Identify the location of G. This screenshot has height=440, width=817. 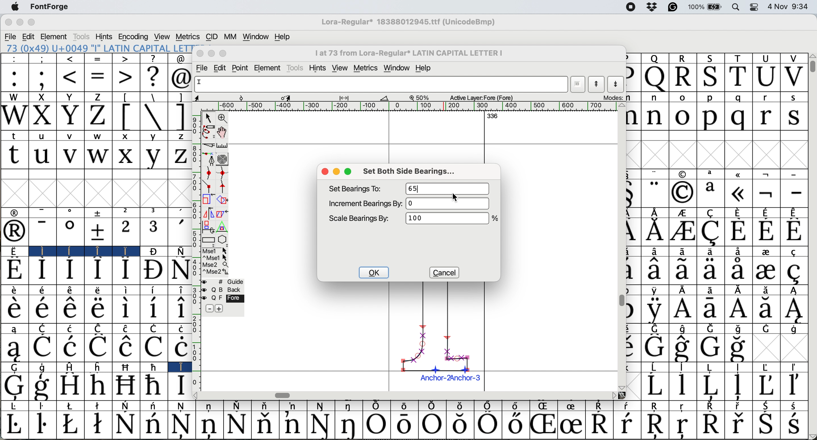
(16, 368).